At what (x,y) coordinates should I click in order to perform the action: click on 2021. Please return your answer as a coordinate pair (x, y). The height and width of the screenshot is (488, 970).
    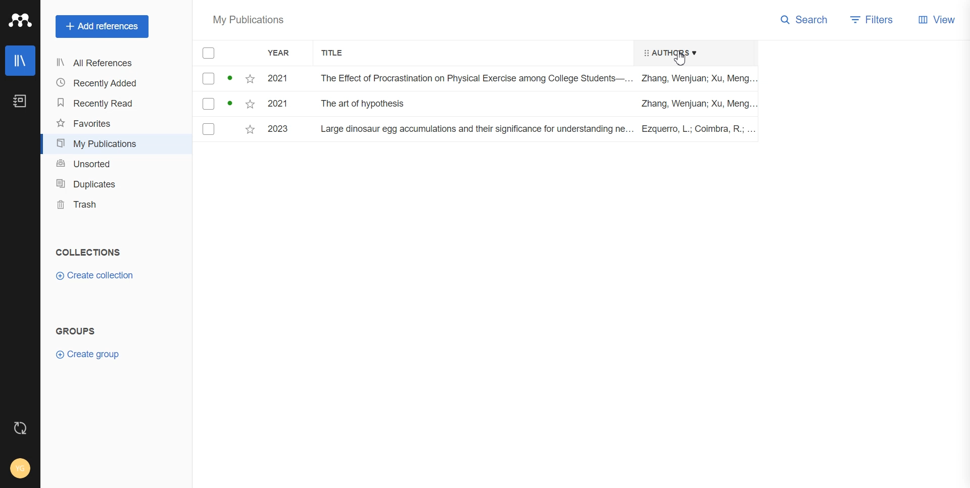
    Looking at the image, I should click on (277, 104).